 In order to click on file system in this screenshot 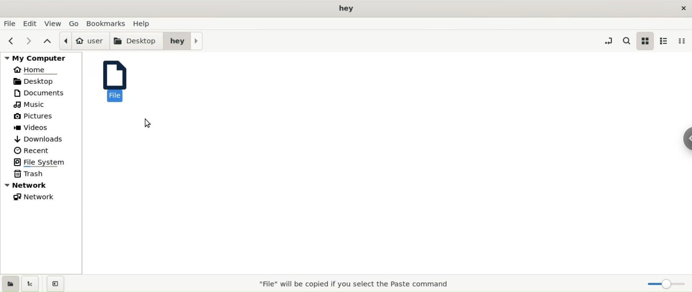, I will do `click(44, 162)`.